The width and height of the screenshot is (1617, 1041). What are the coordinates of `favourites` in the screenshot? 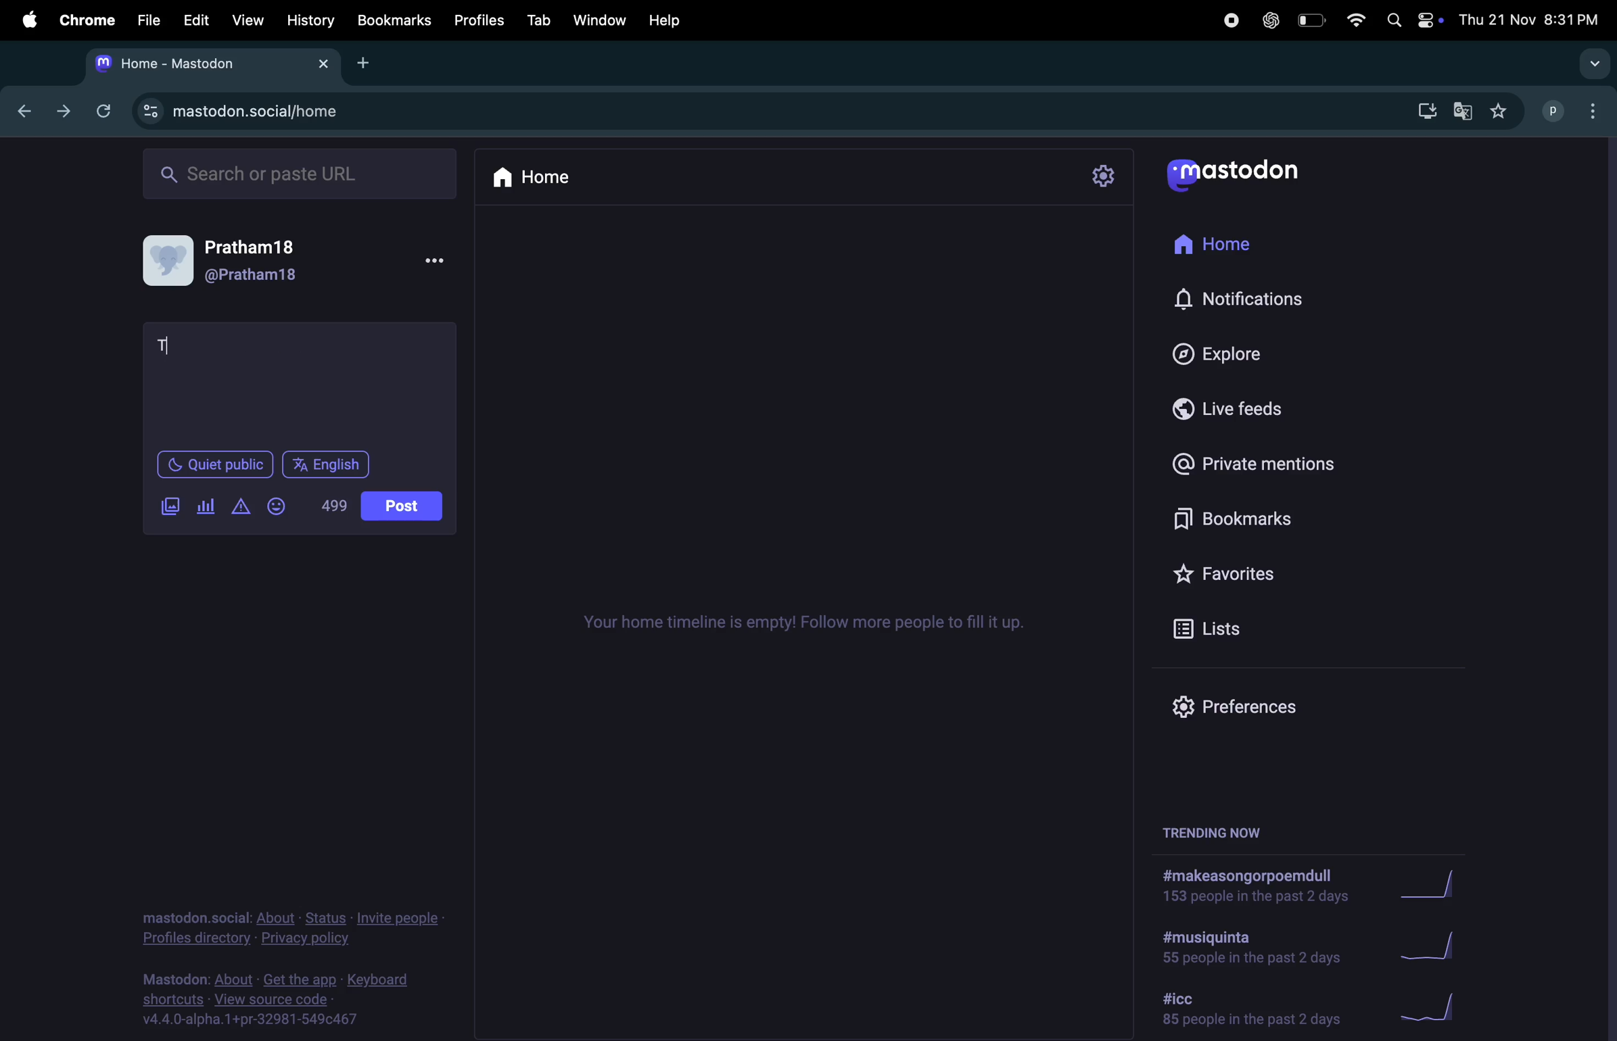 It's located at (1502, 111).